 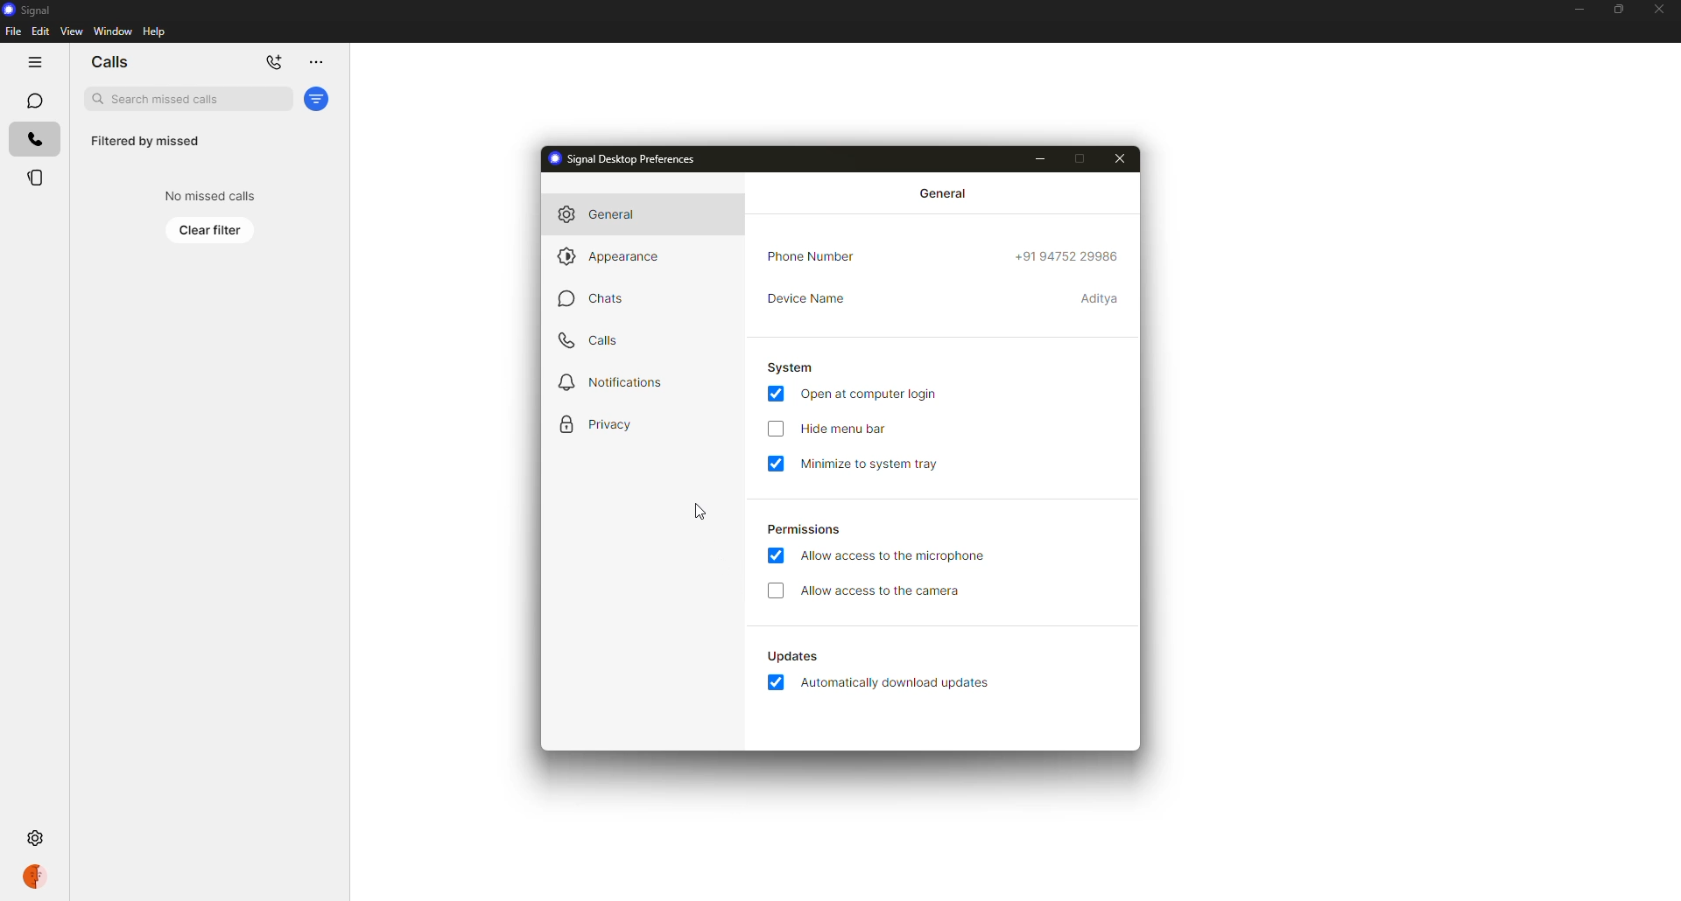 I want to click on cursor, so click(x=700, y=511).